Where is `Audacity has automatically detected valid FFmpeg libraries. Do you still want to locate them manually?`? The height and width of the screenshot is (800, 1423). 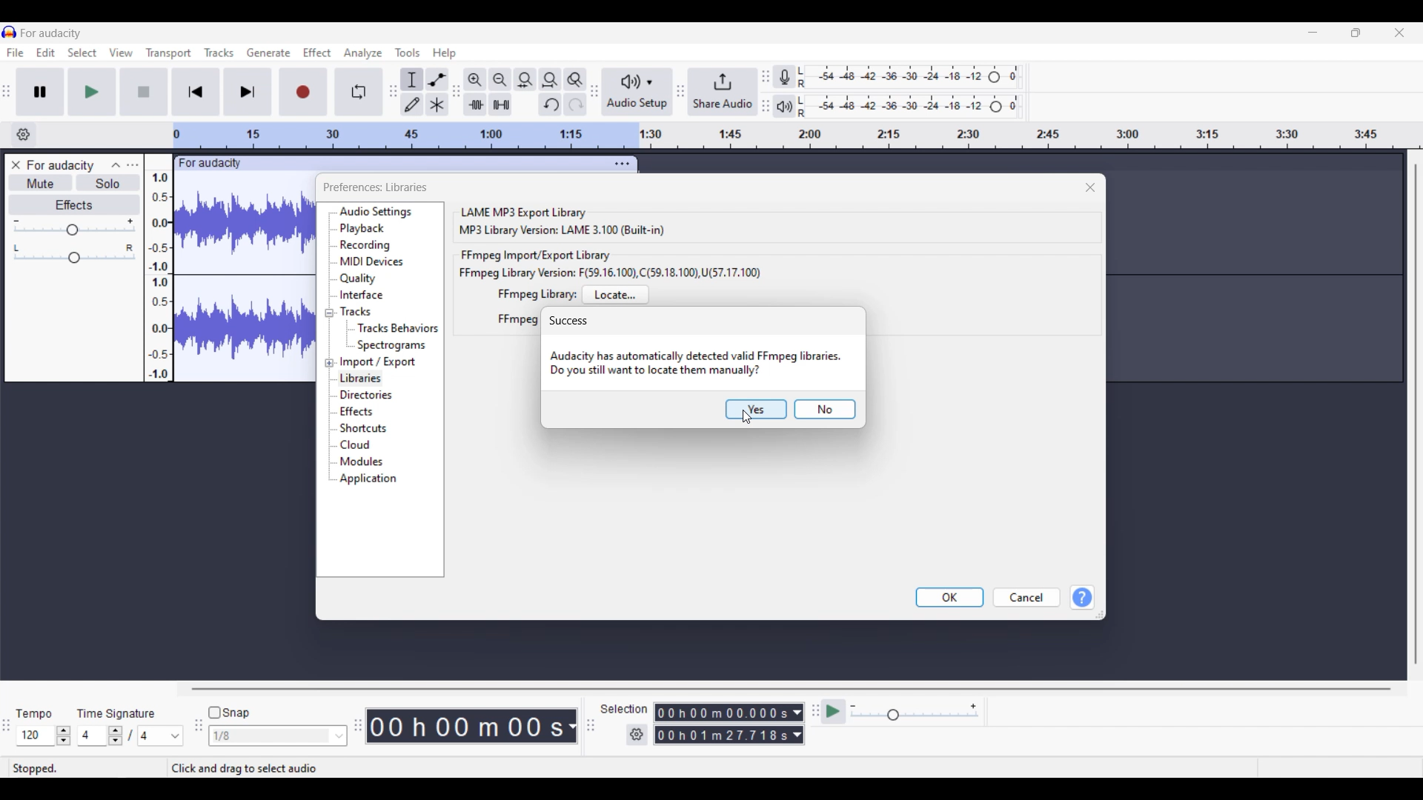 Audacity has automatically detected valid FFmpeg libraries. Do you still want to locate them manually? is located at coordinates (696, 364).